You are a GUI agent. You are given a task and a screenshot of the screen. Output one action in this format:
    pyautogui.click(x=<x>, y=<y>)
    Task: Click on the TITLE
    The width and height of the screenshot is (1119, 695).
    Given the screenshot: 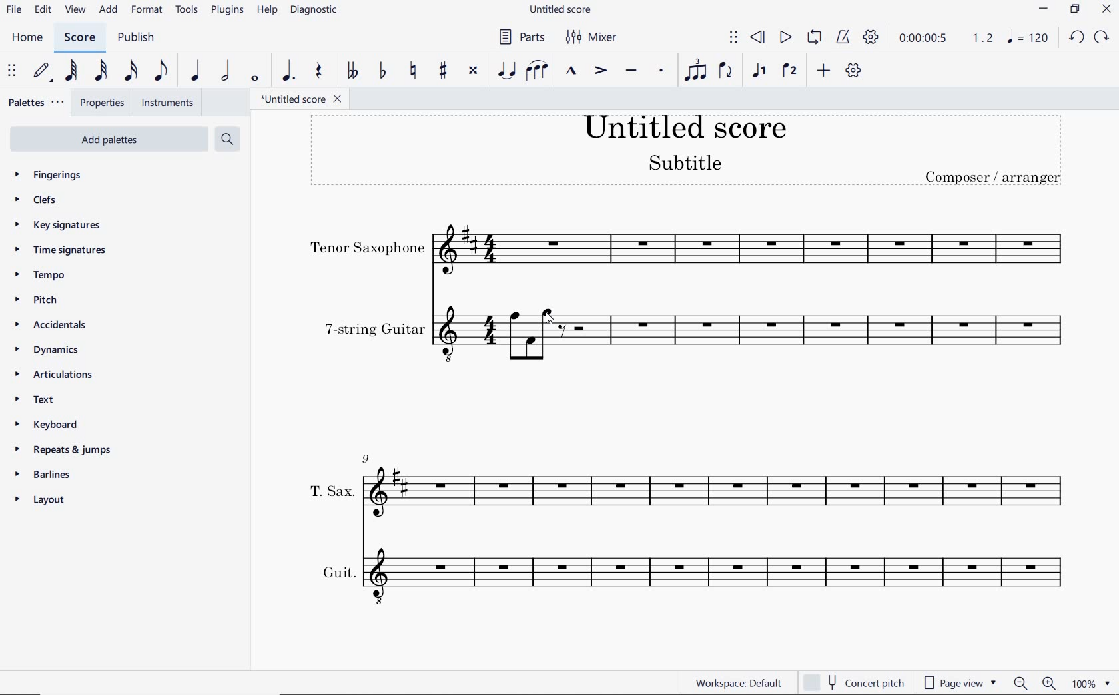 What is the action you would take?
    pyautogui.click(x=685, y=151)
    